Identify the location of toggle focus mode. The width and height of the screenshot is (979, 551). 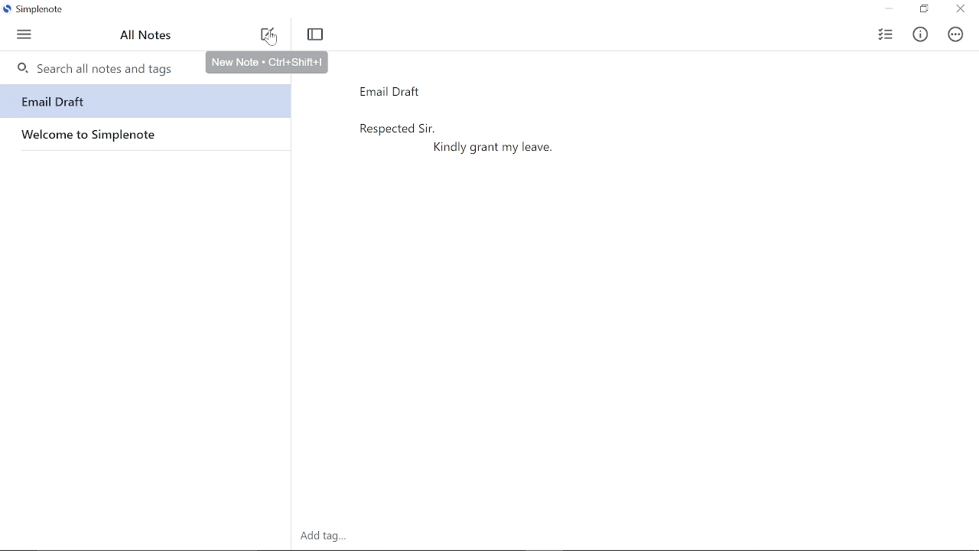
(317, 34).